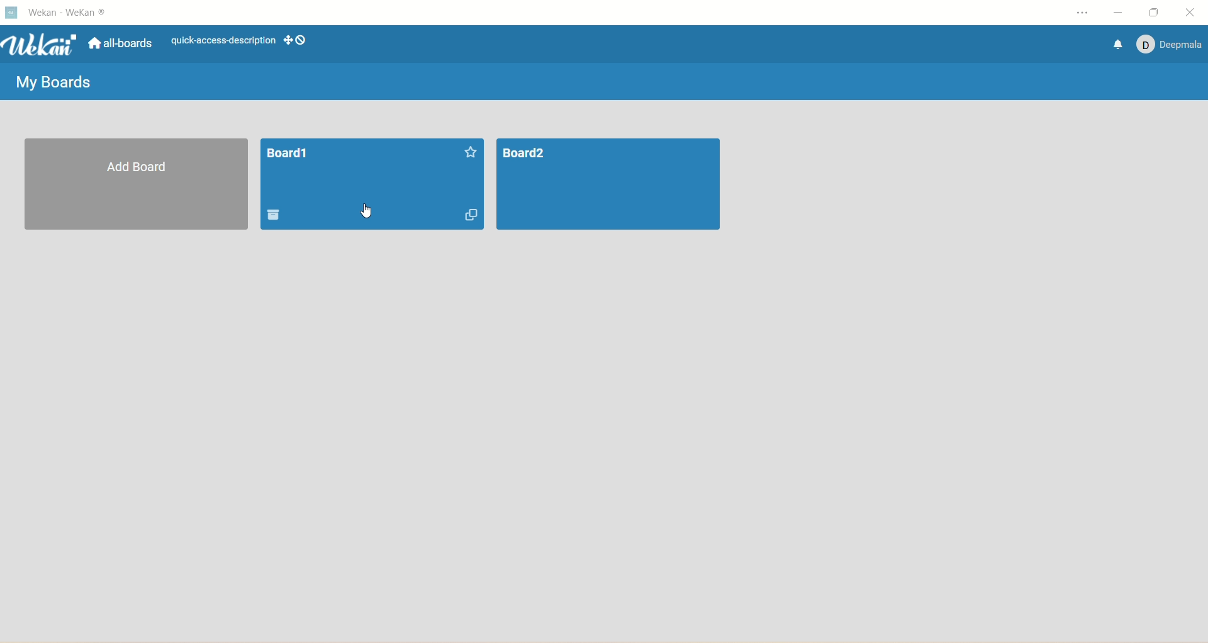 The image size is (1208, 643). Describe the element at coordinates (615, 187) in the screenshot. I see `board2` at that location.